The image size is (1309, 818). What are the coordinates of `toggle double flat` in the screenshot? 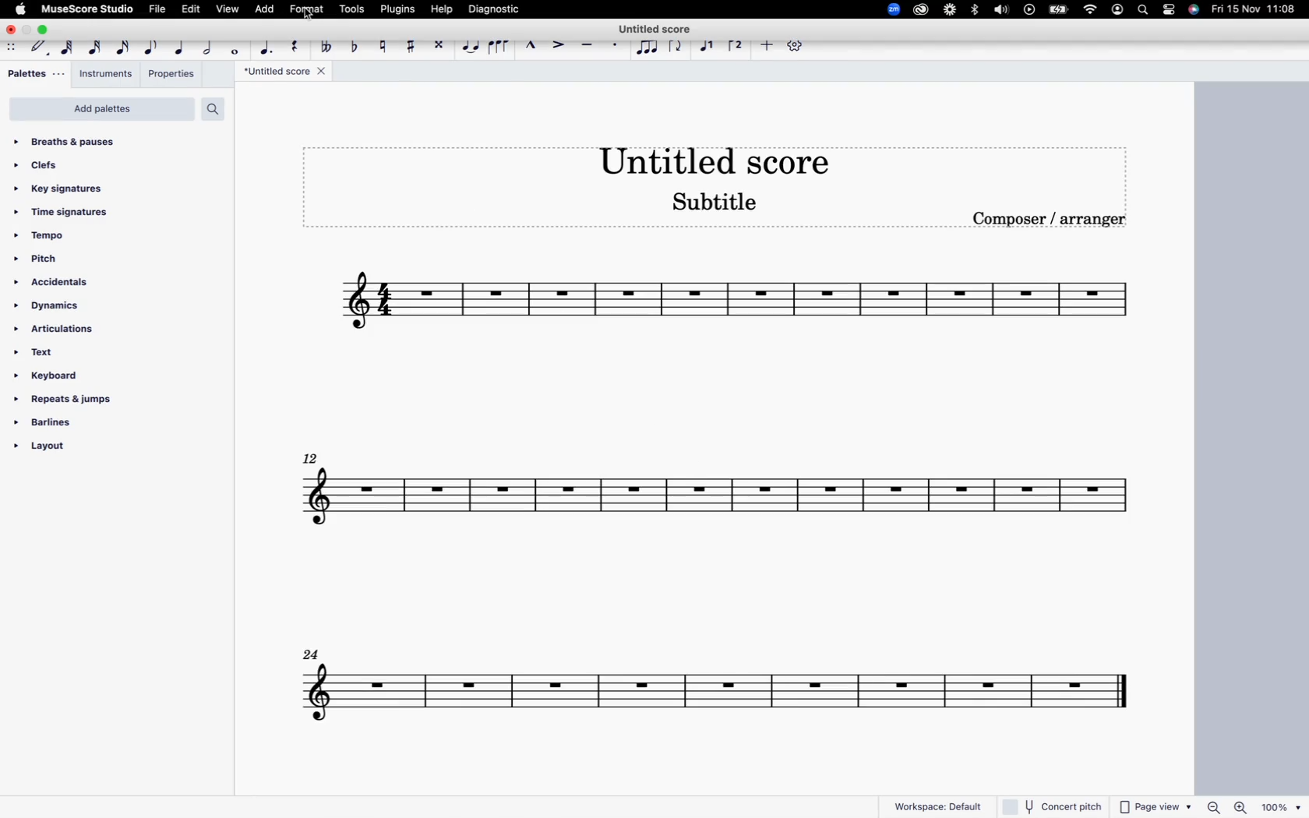 It's located at (328, 48).